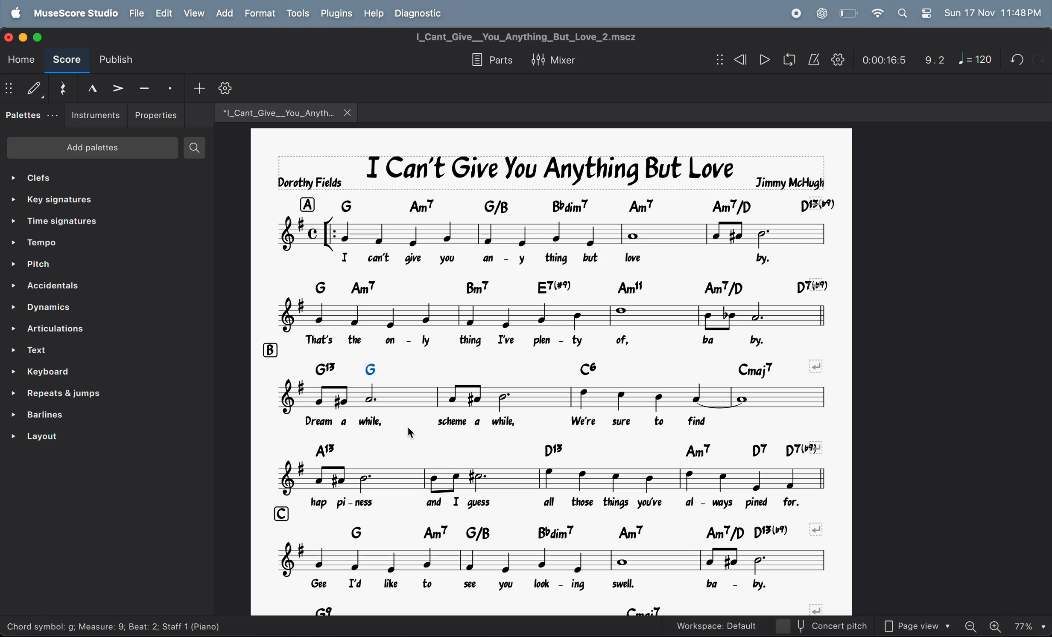 This screenshot has height=637, width=1052. What do you see at coordinates (165, 14) in the screenshot?
I see `edit` at bounding box center [165, 14].